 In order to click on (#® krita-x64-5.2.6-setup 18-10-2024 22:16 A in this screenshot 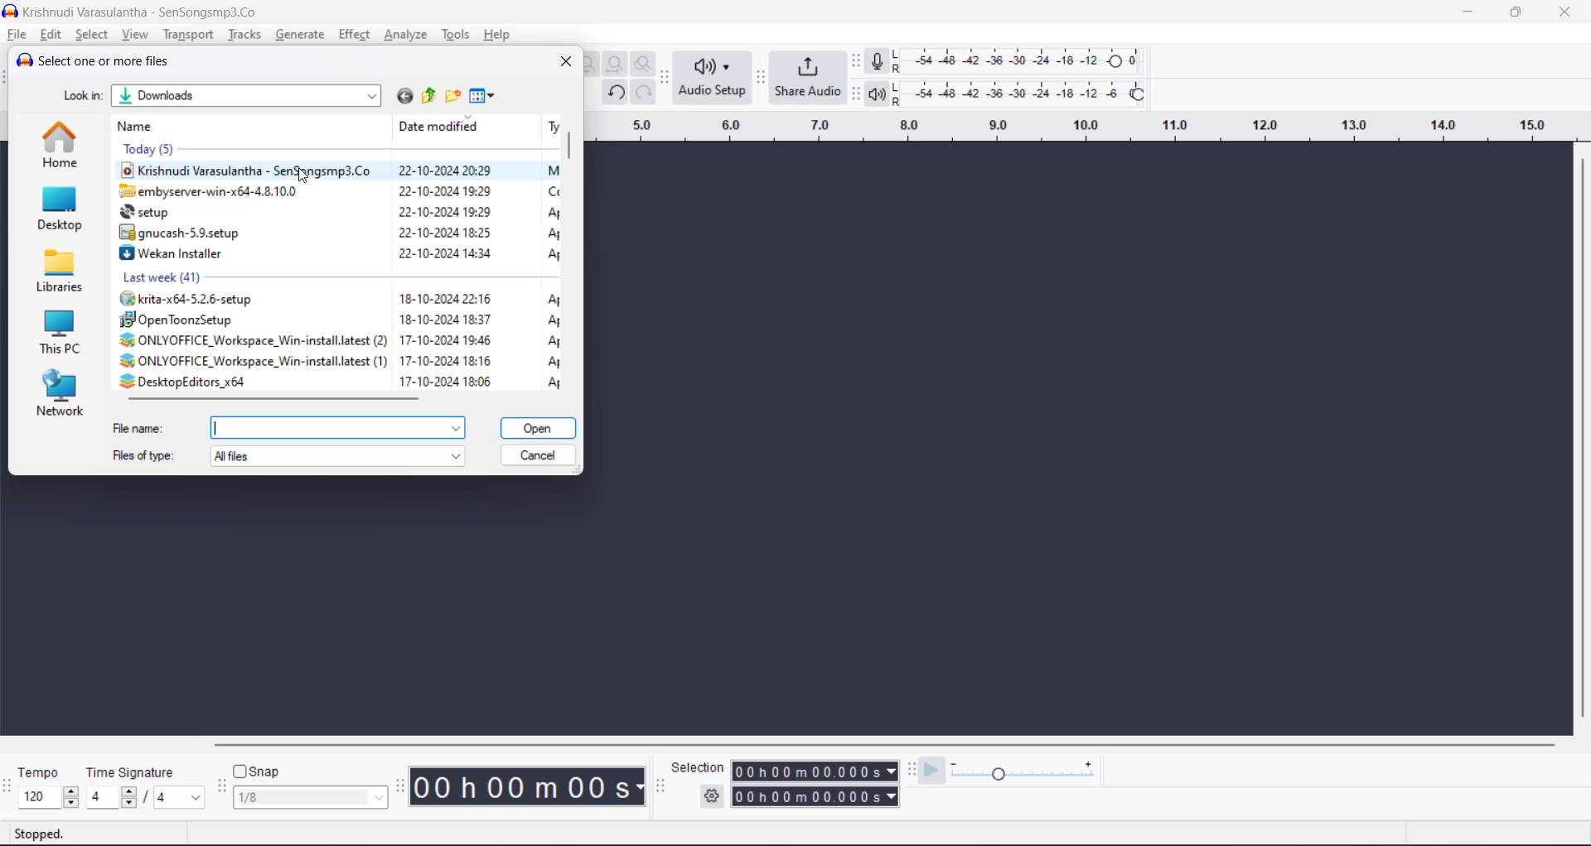, I will do `click(338, 297)`.